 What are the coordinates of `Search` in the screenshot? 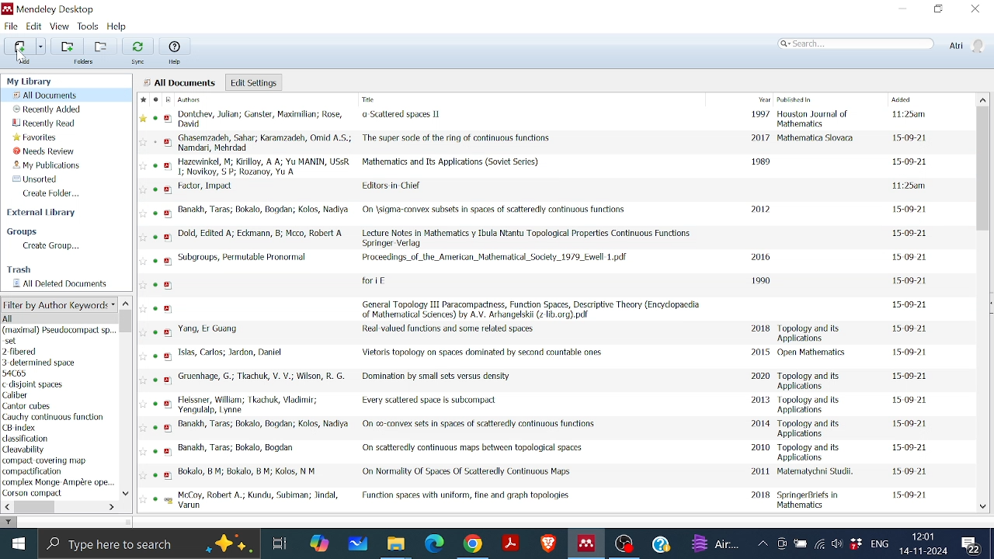 It's located at (856, 43).